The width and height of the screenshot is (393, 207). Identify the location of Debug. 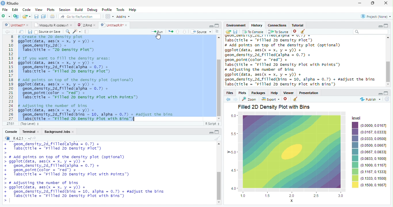
(92, 10).